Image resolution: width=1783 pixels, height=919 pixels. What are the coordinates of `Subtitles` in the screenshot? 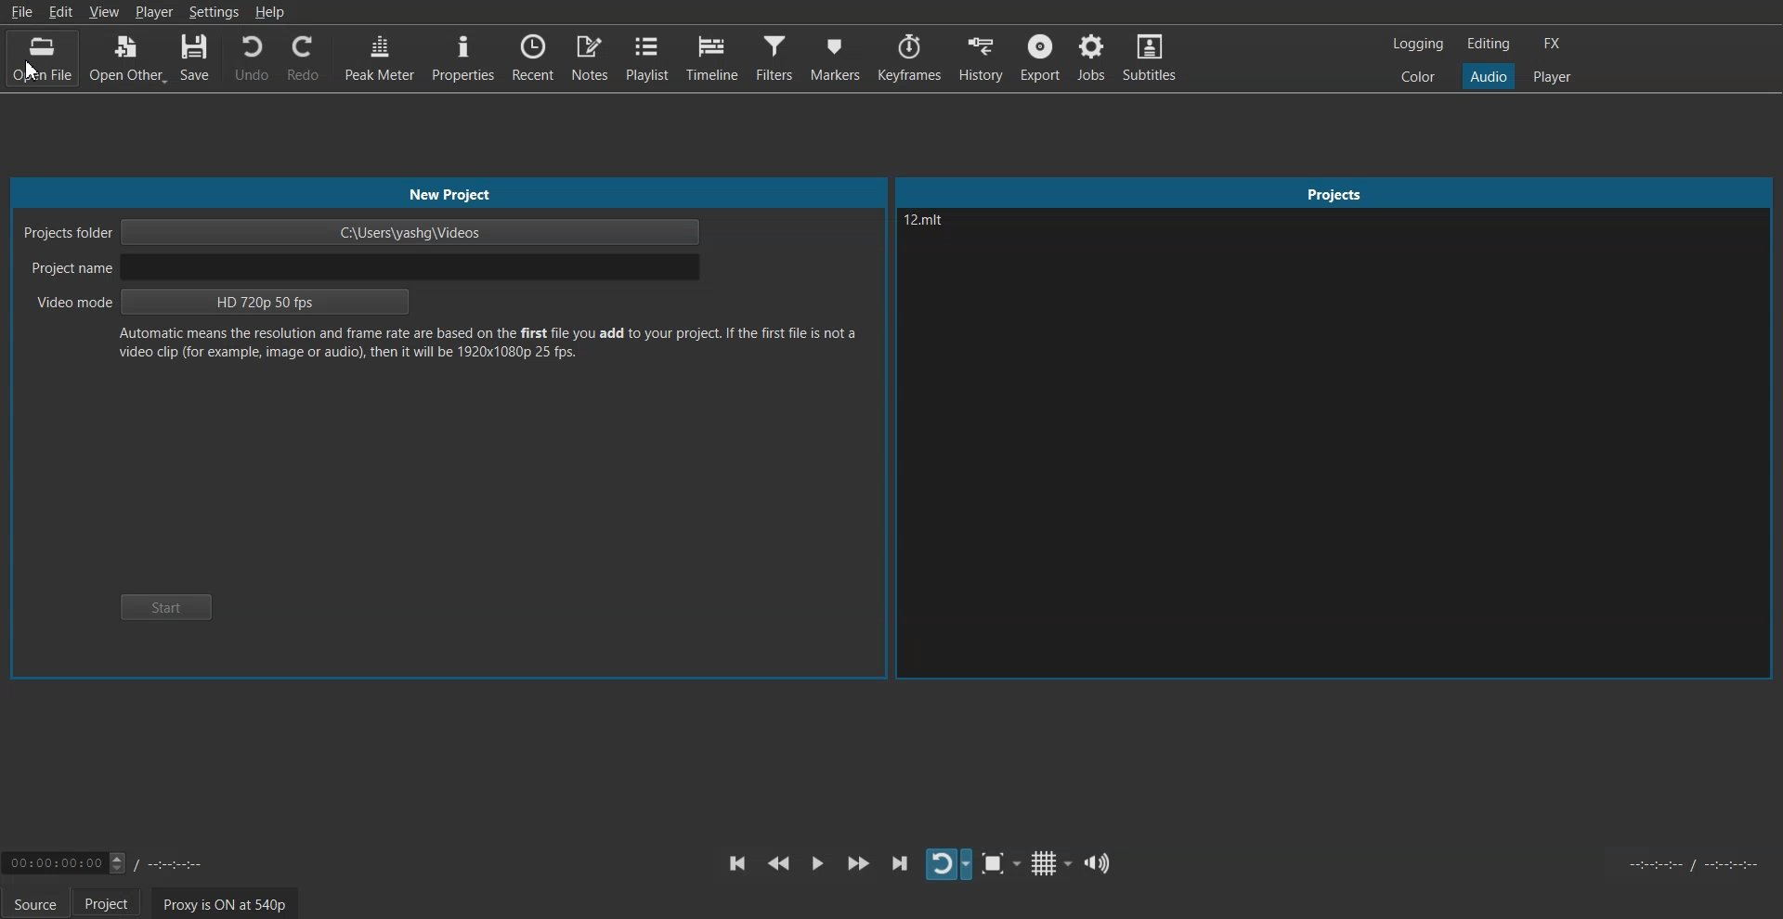 It's located at (1150, 56).